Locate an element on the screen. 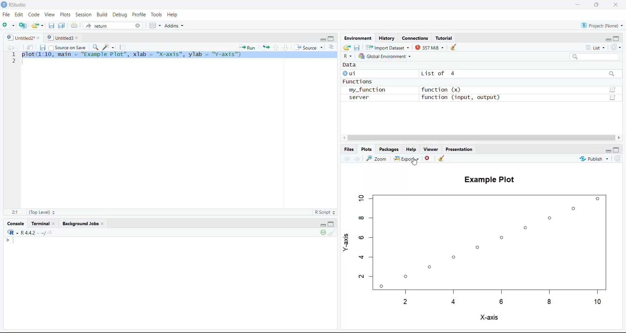  Global Environment is located at coordinates (386, 56).